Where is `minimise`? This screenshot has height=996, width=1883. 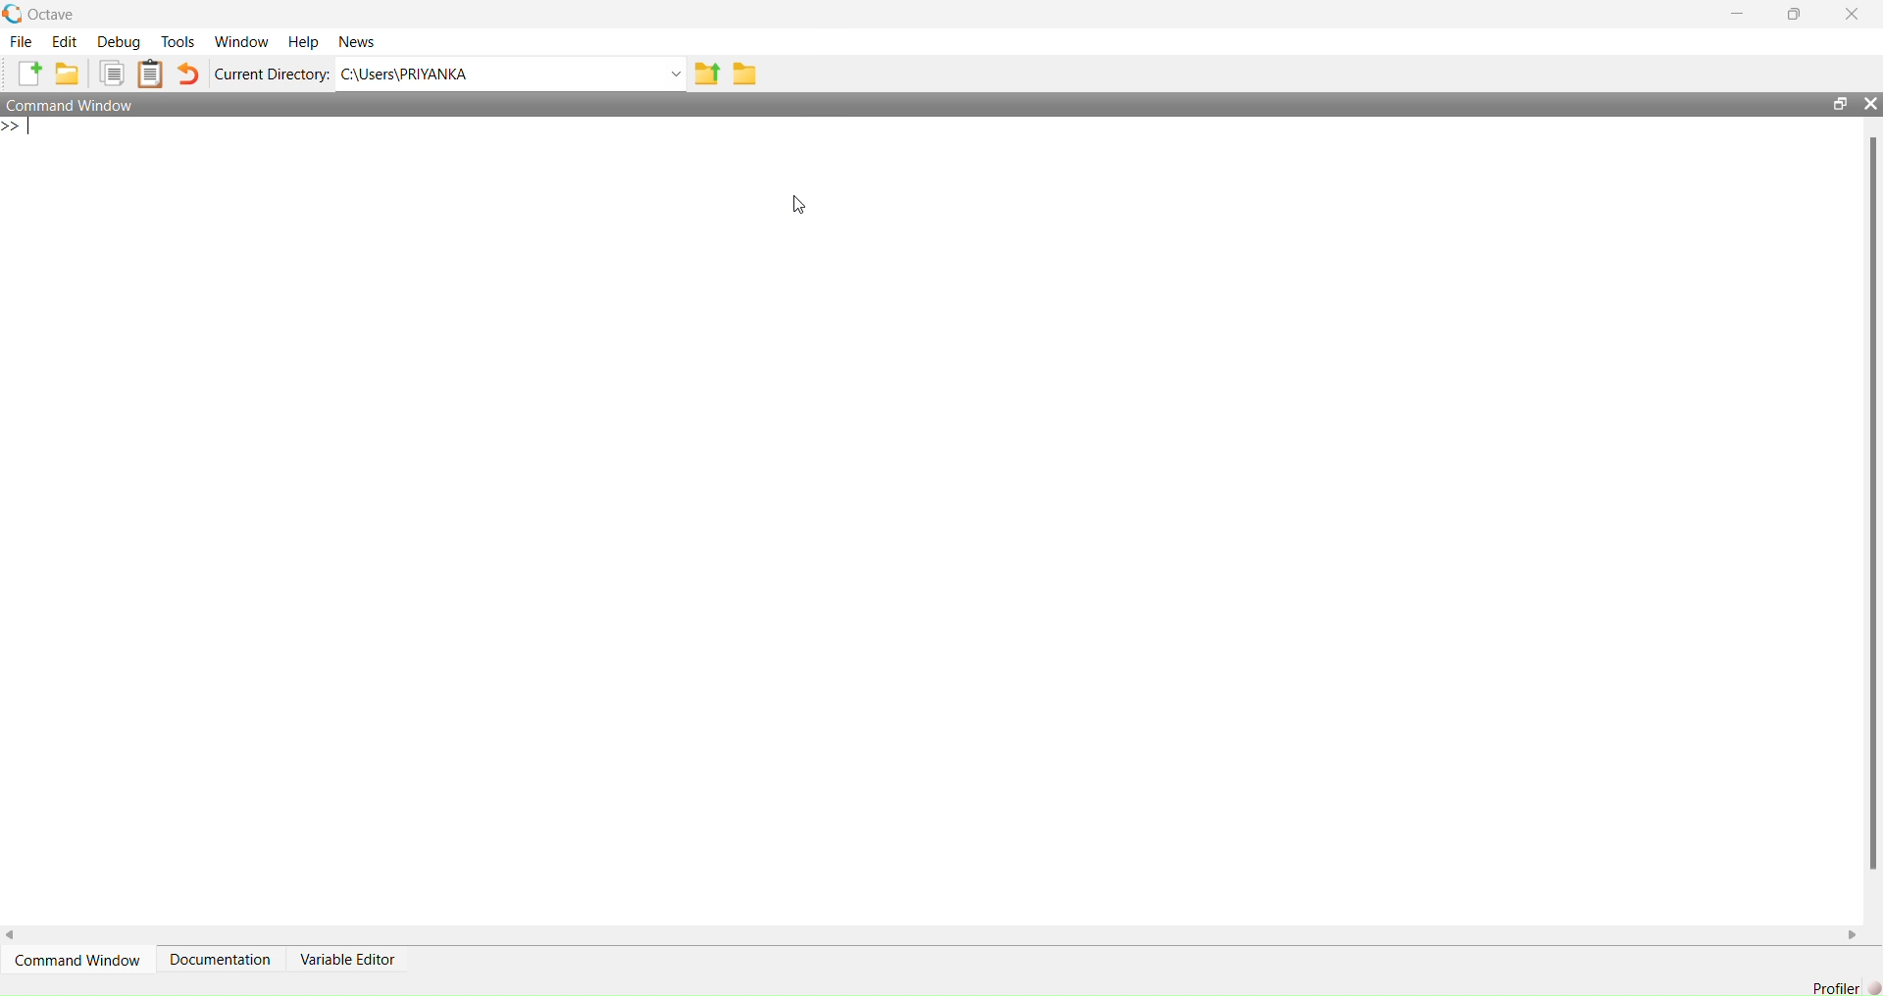 minimise is located at coordinates (1740, 12).